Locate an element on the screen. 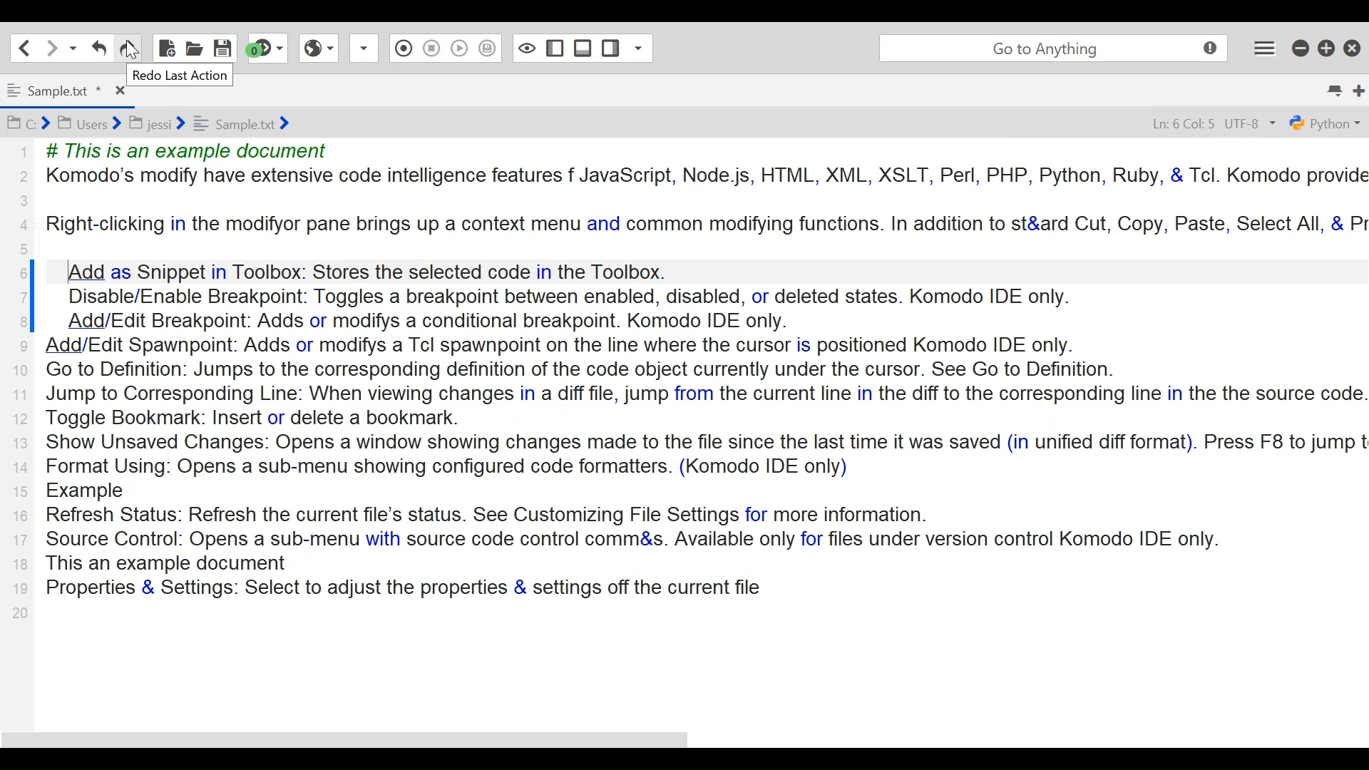  redo action pop up is located at coordinates (180, 74).